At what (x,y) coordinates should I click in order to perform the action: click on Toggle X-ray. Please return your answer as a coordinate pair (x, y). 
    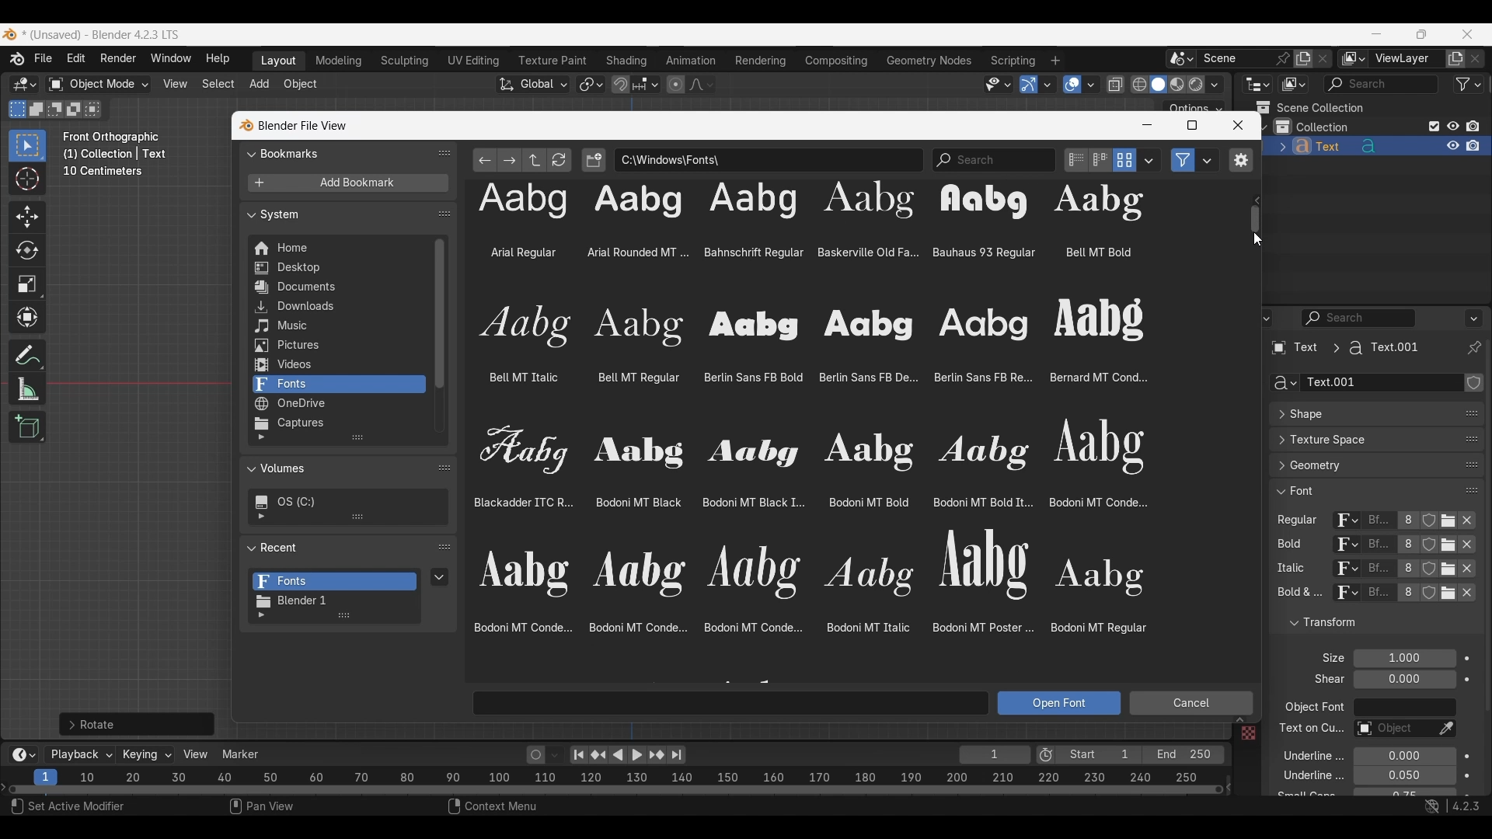
    Looking at the image, I should click on (1116, 85).